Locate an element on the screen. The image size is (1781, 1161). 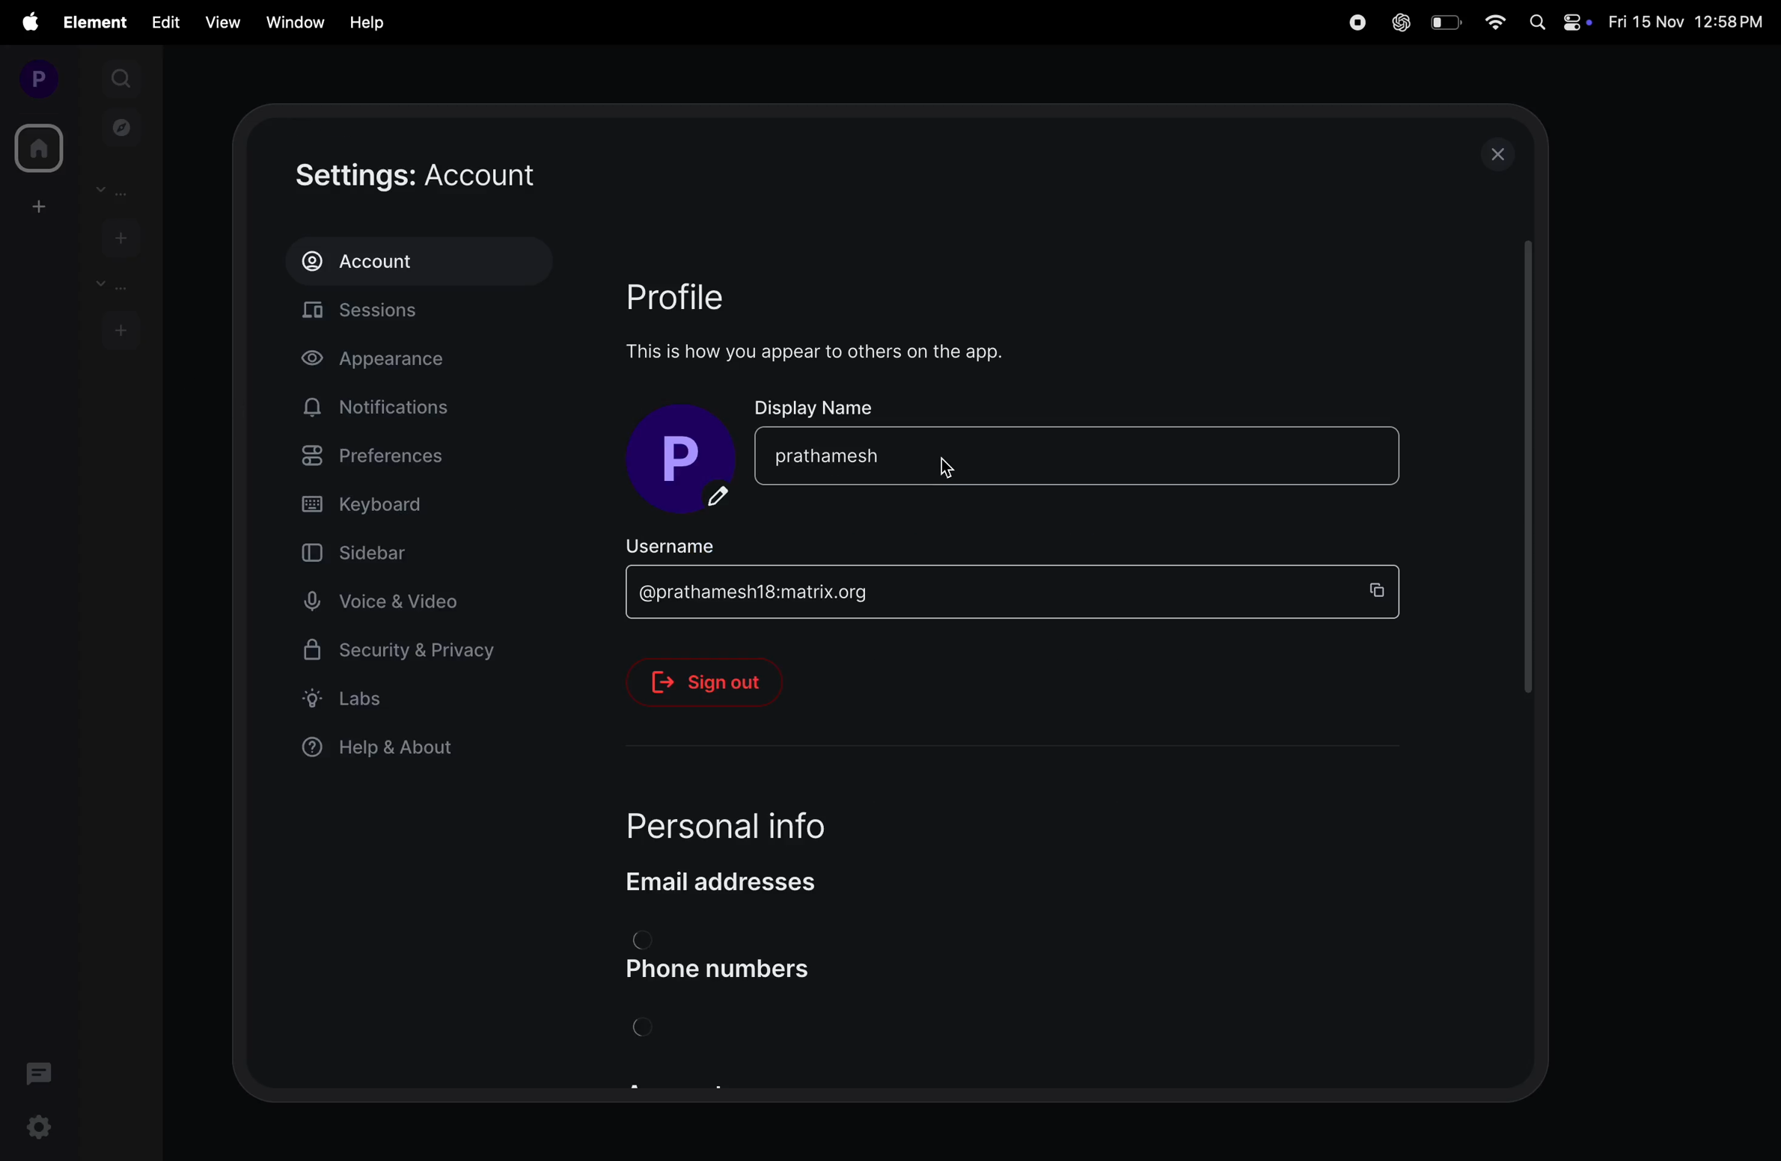
Display name is located at coordinates (817, 405).